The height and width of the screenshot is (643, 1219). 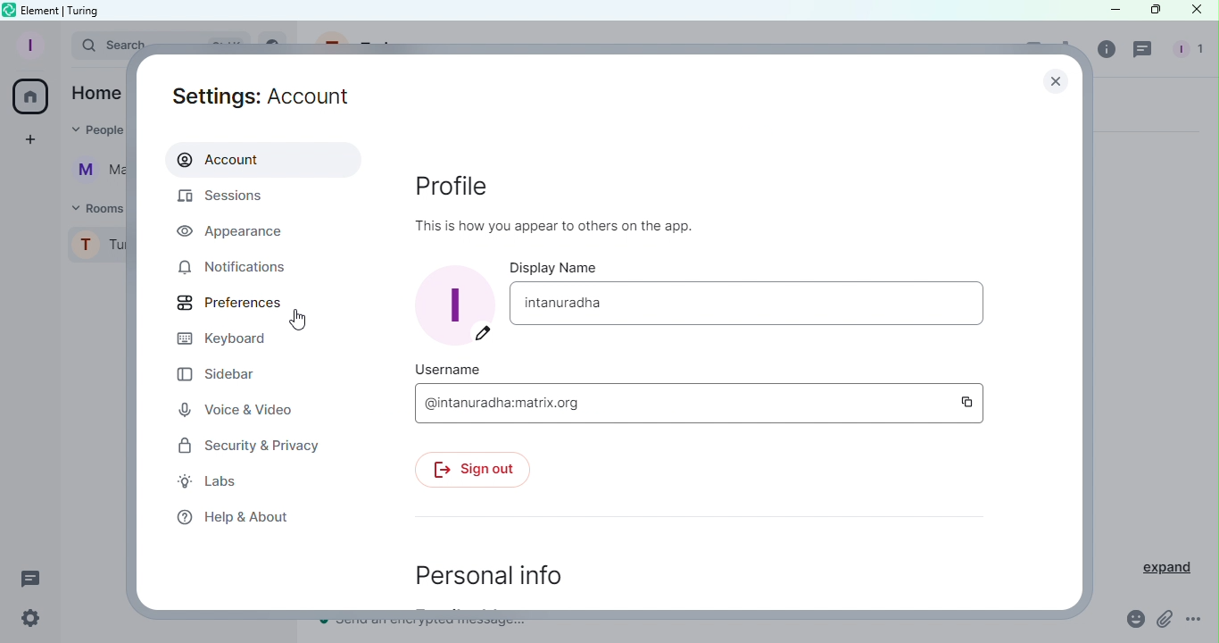 I want to click on Turing, so click(x=97, y=249).